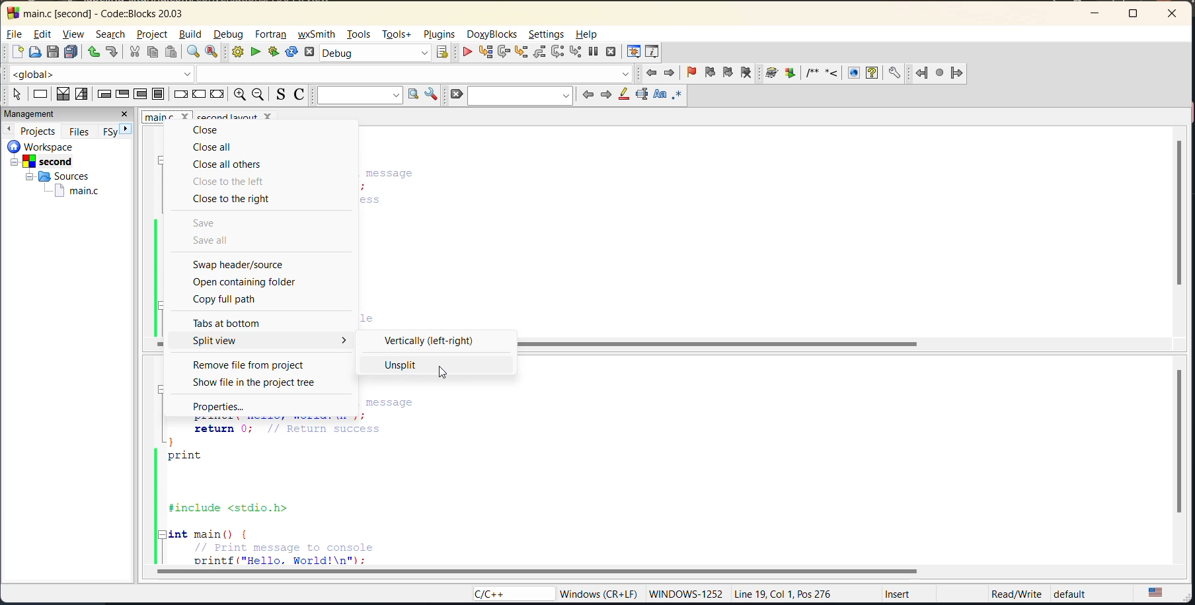 The width and height of the screenshot is (1195, 605). Describe the element at coordinates (1177, 212) in the screenshot. I see `vertical scroll bar` at that location.